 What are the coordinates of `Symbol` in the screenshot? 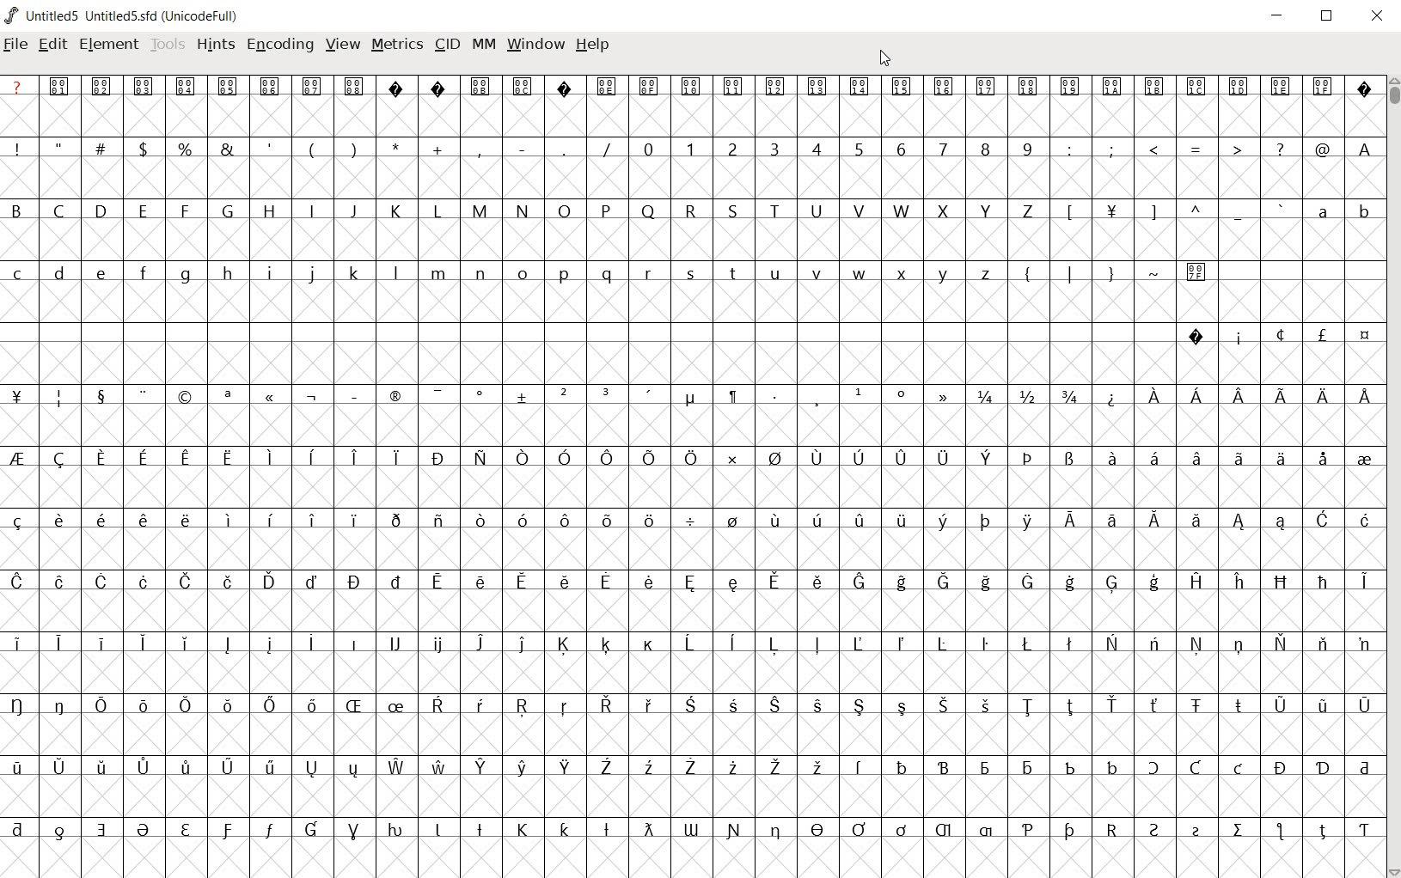 It's located at (1322, 338).